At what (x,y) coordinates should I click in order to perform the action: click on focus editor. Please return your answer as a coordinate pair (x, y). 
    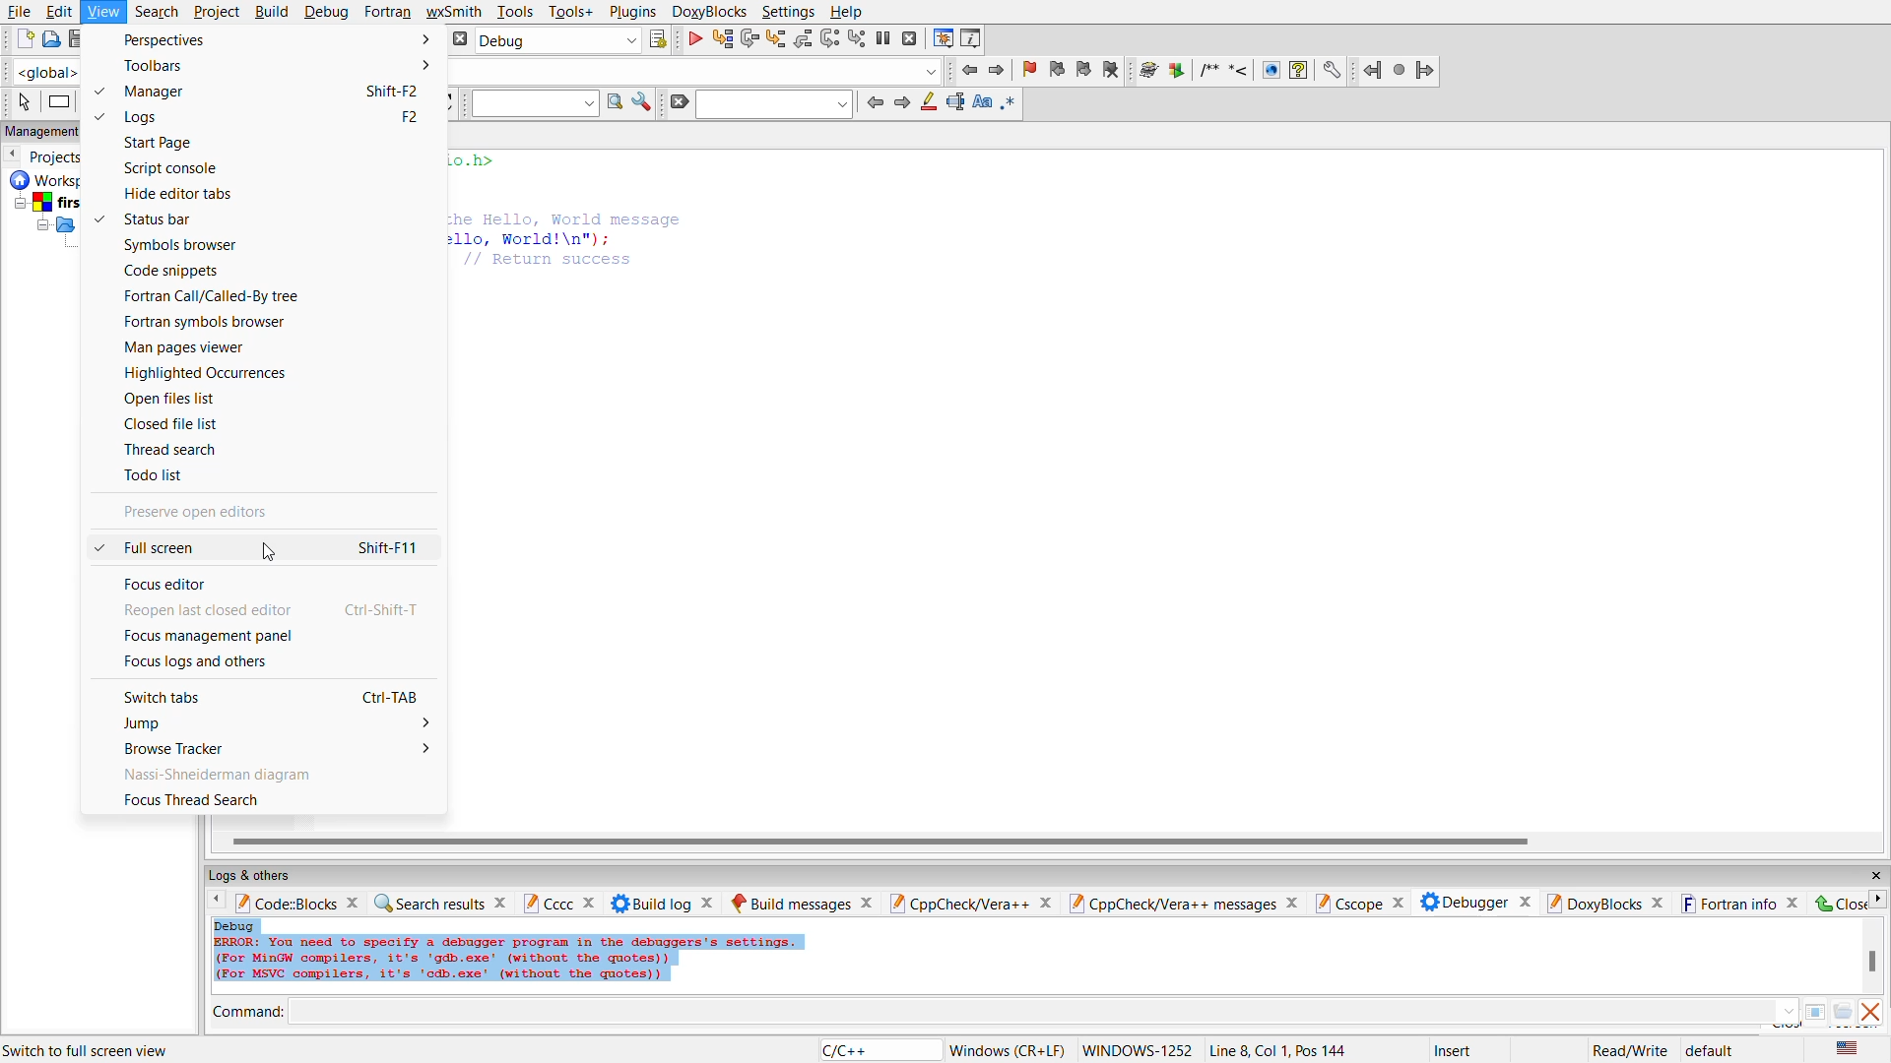
    Looking at the image, I should click on (174, 584).